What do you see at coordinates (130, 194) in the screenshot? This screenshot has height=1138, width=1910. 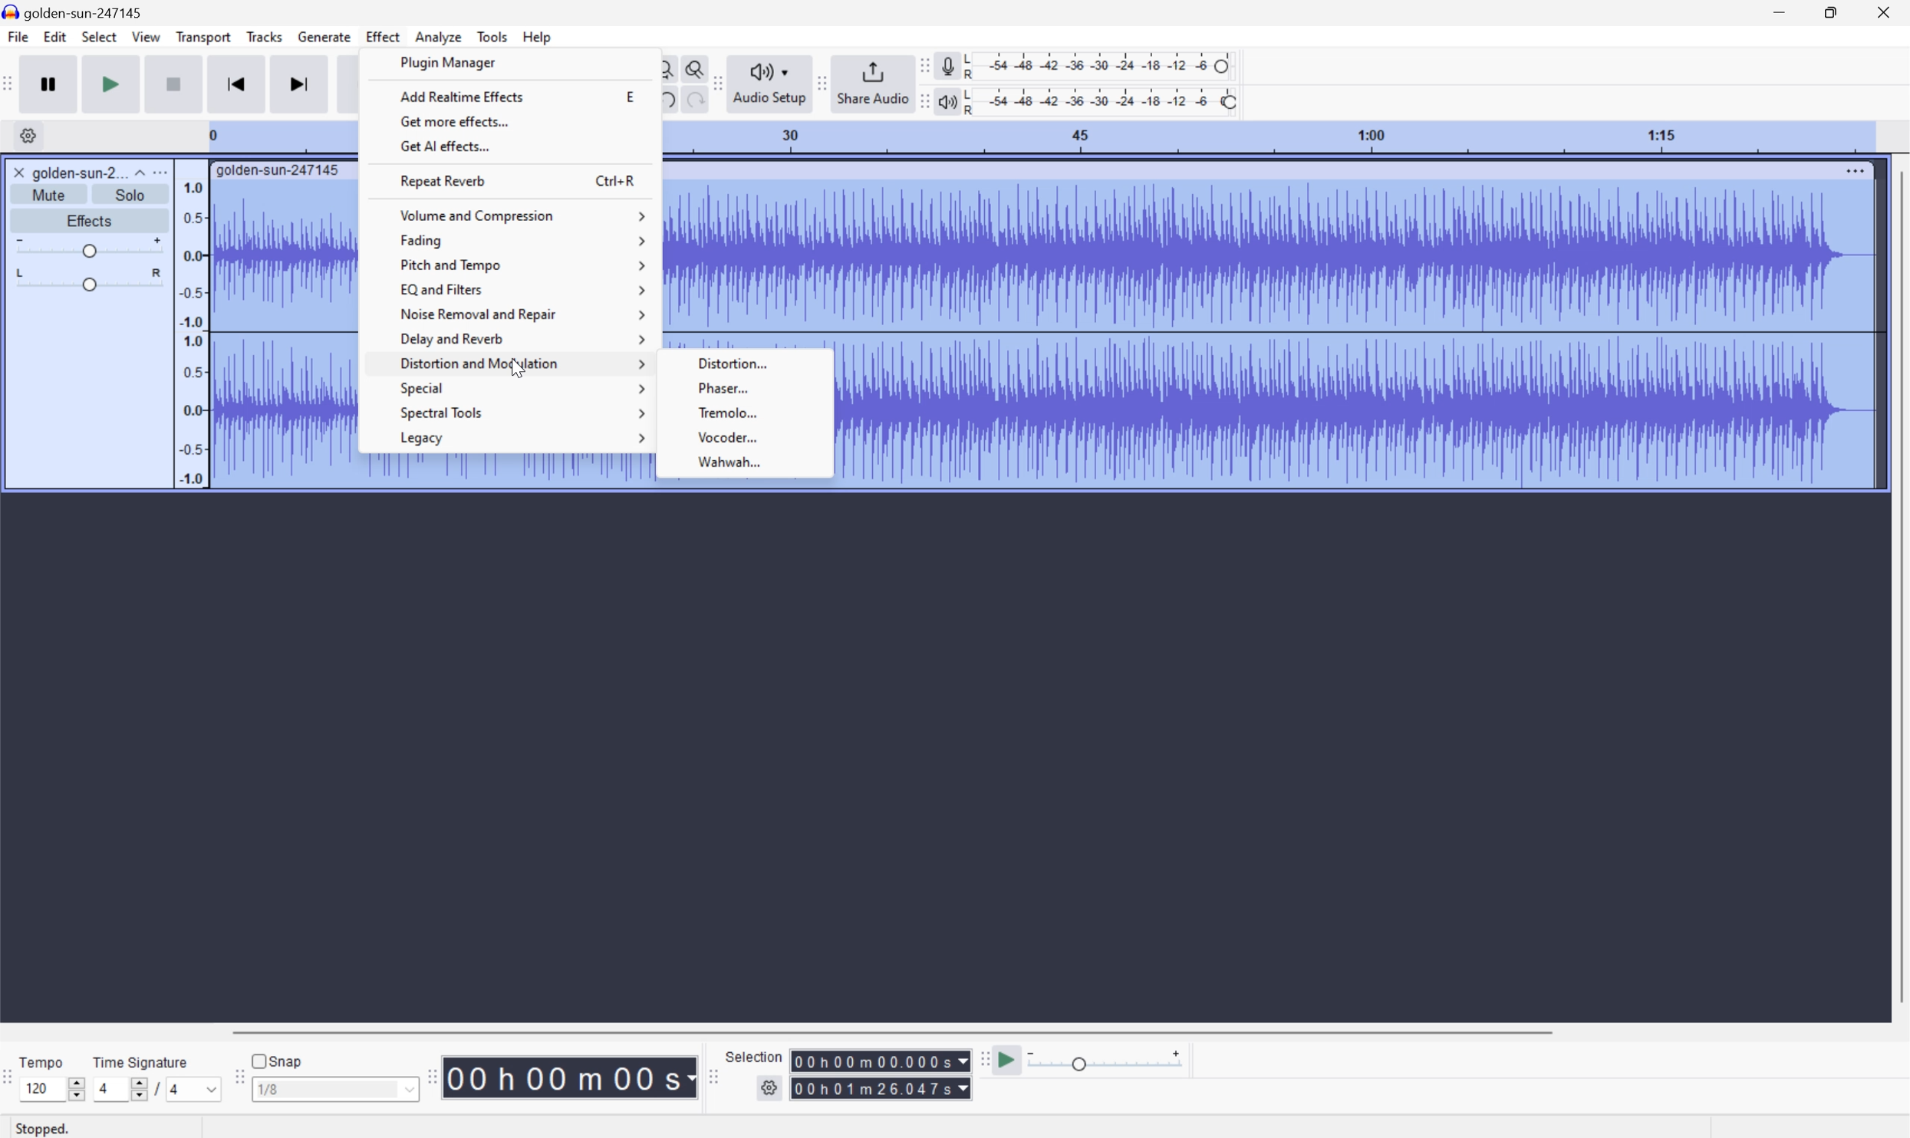 I see `Solo` at bounding box center [130, 194].